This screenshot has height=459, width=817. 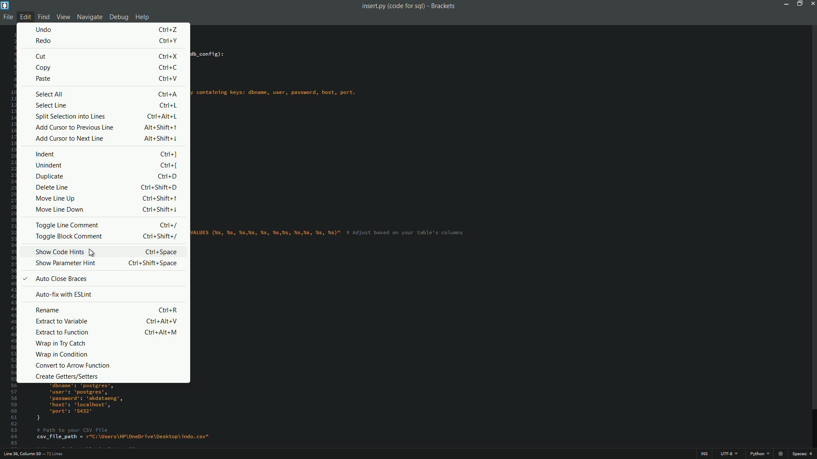 I want to click on keyboard shortcut, so click(x=169, y=224).